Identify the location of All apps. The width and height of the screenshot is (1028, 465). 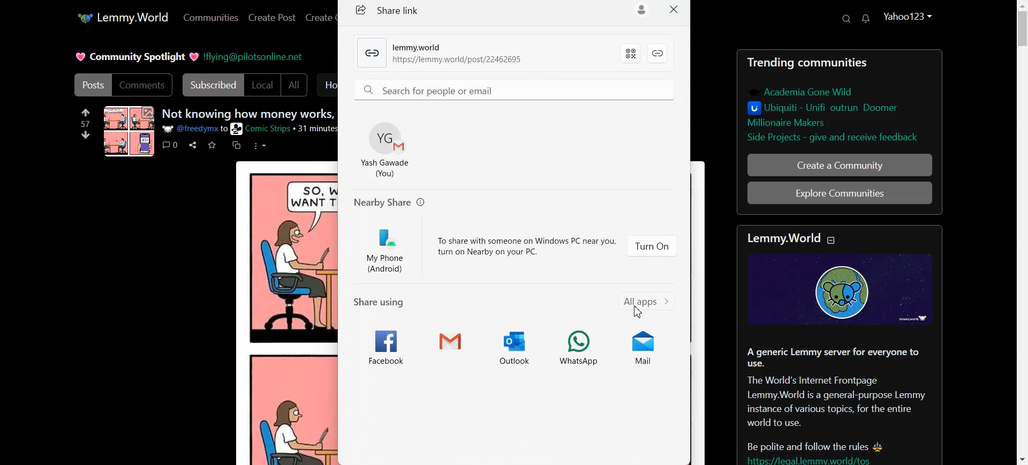
(648, 305).